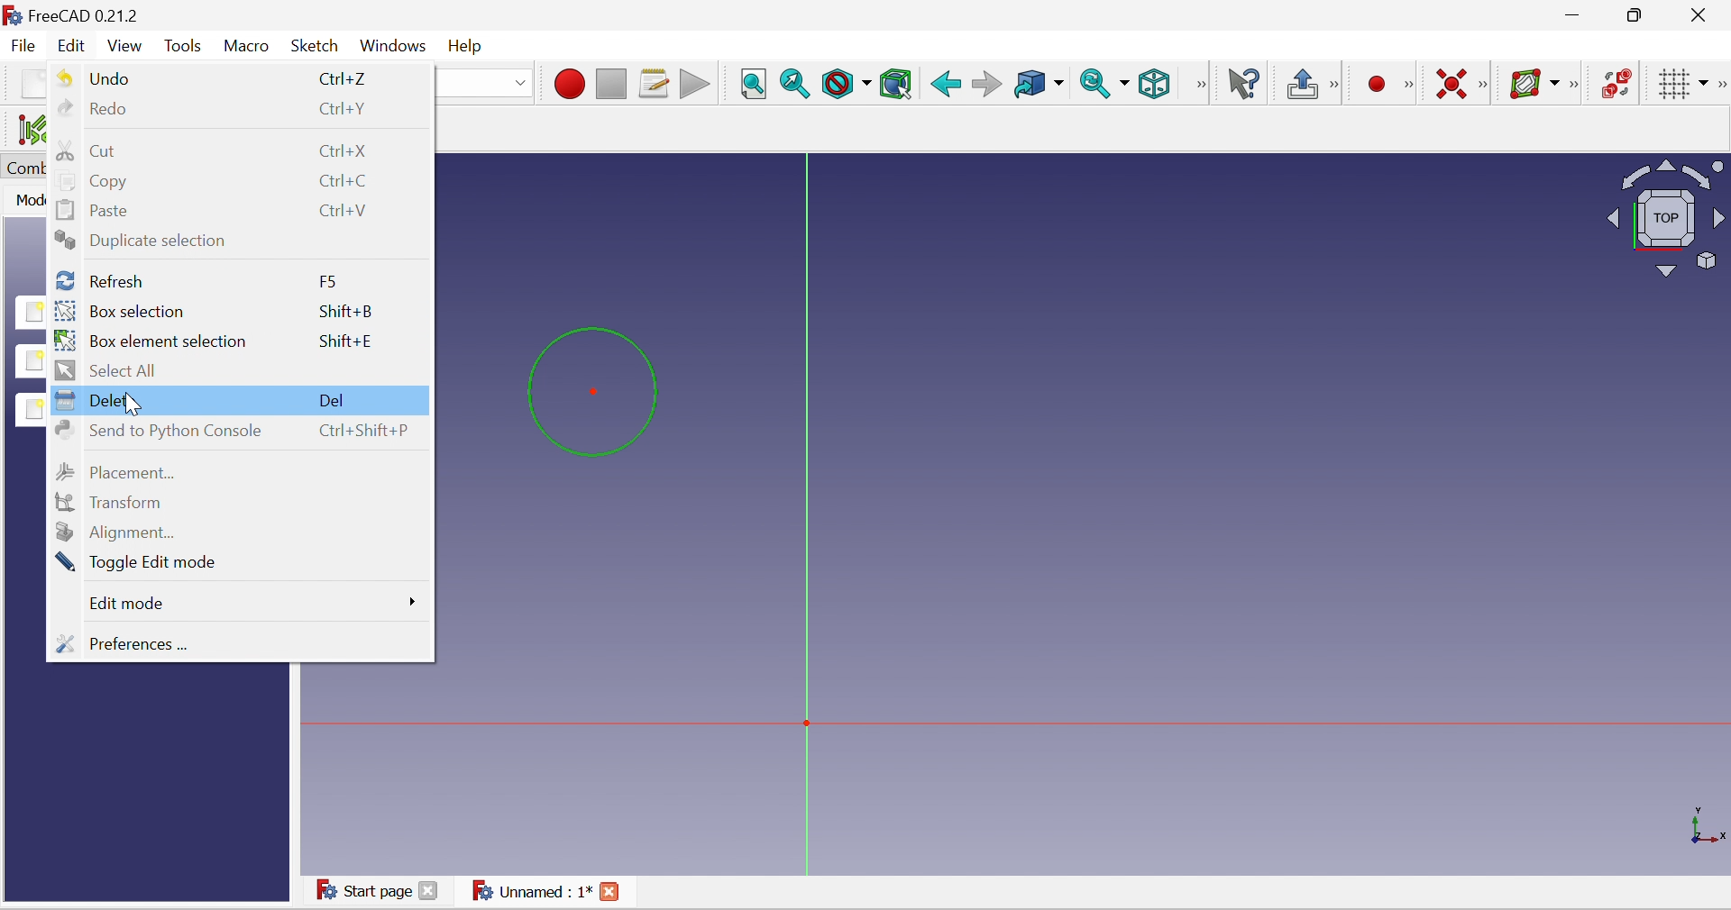 The height and width of the screenshot is (910, 1731). What do you see at coordinates (1373, 85) in the screenshot?
I see `Create point` at bounding box center [1373, 85].